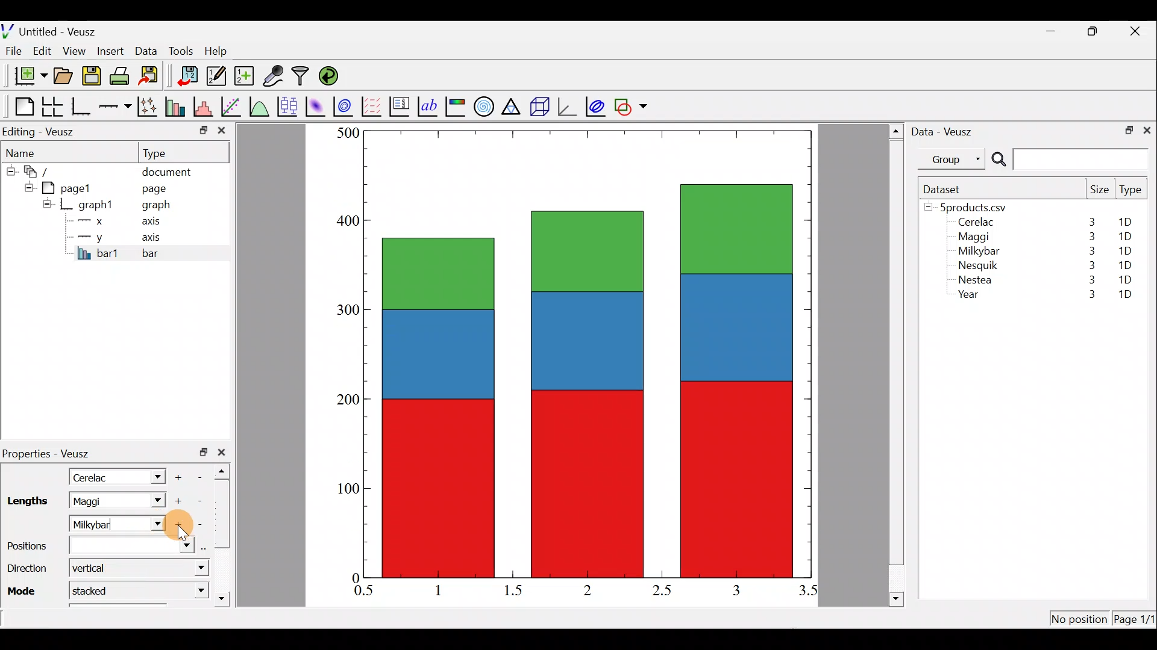  What do you see at coordinates (54, 29) in the screenshot?
I see `Untitled - Veusz` at bounding box center [54, 29].